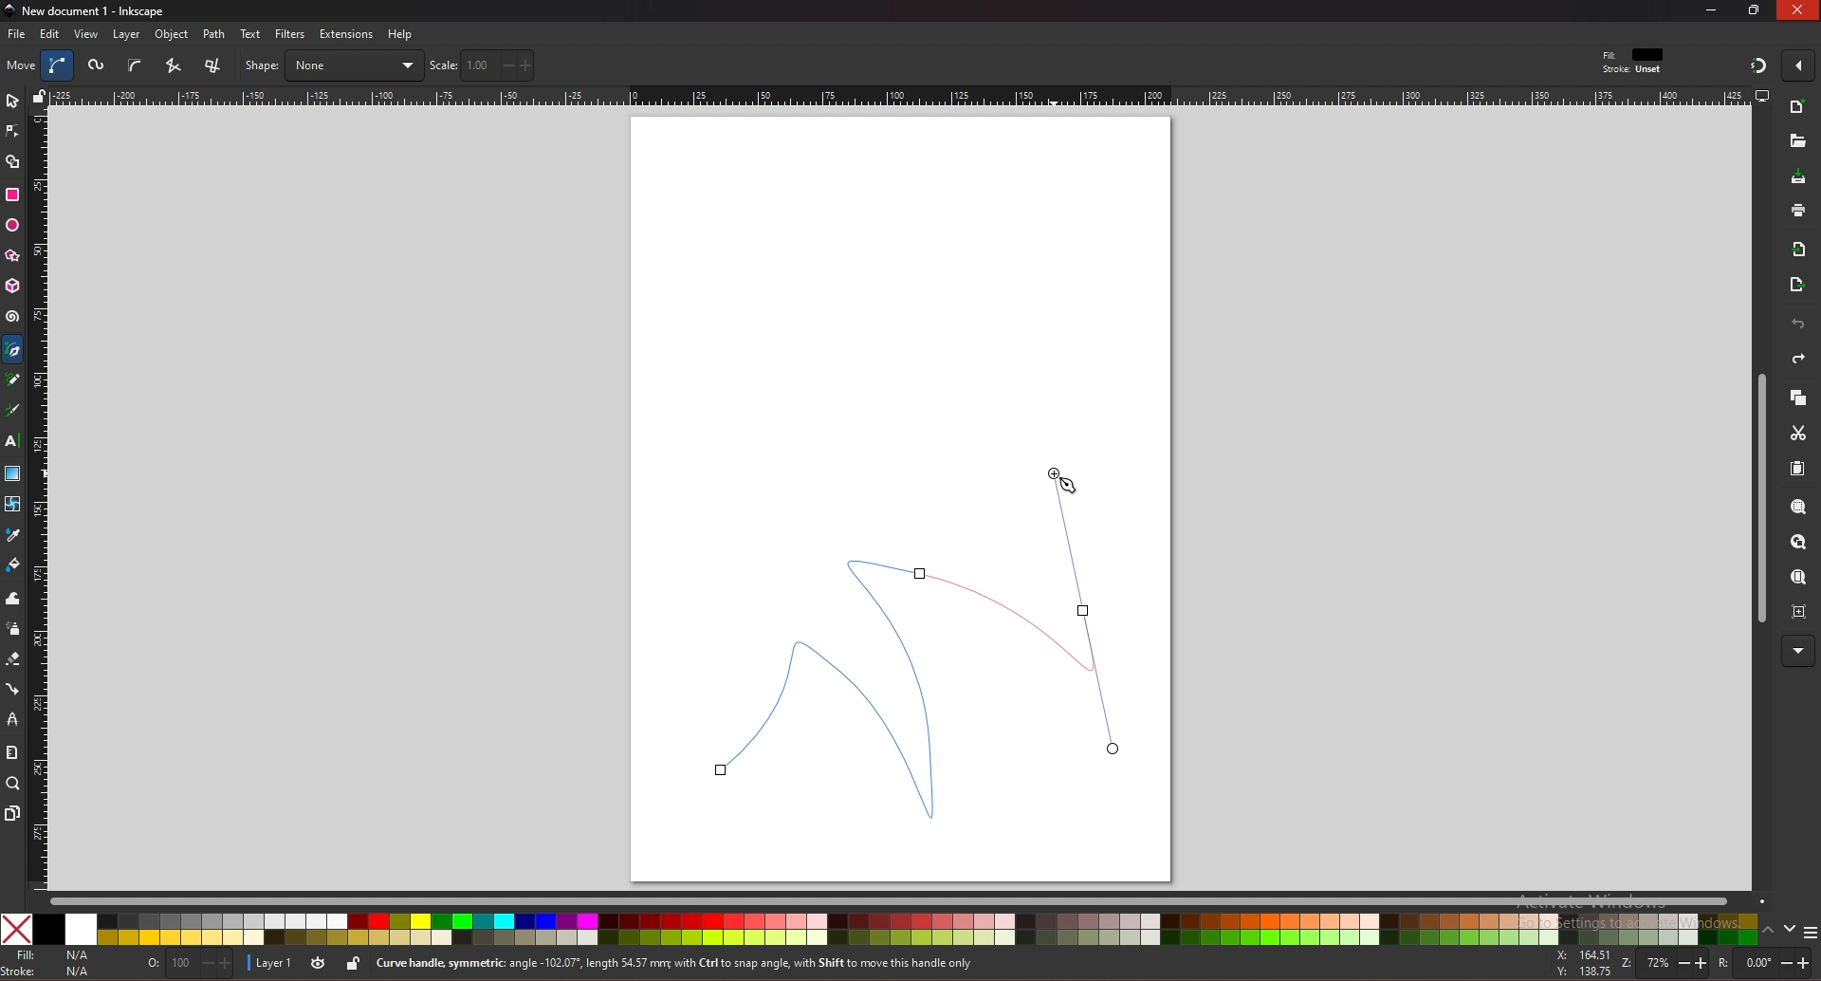  Describe the element at coordinates (13, 256) in the screenshot. I see `stars and polygons` at that location.